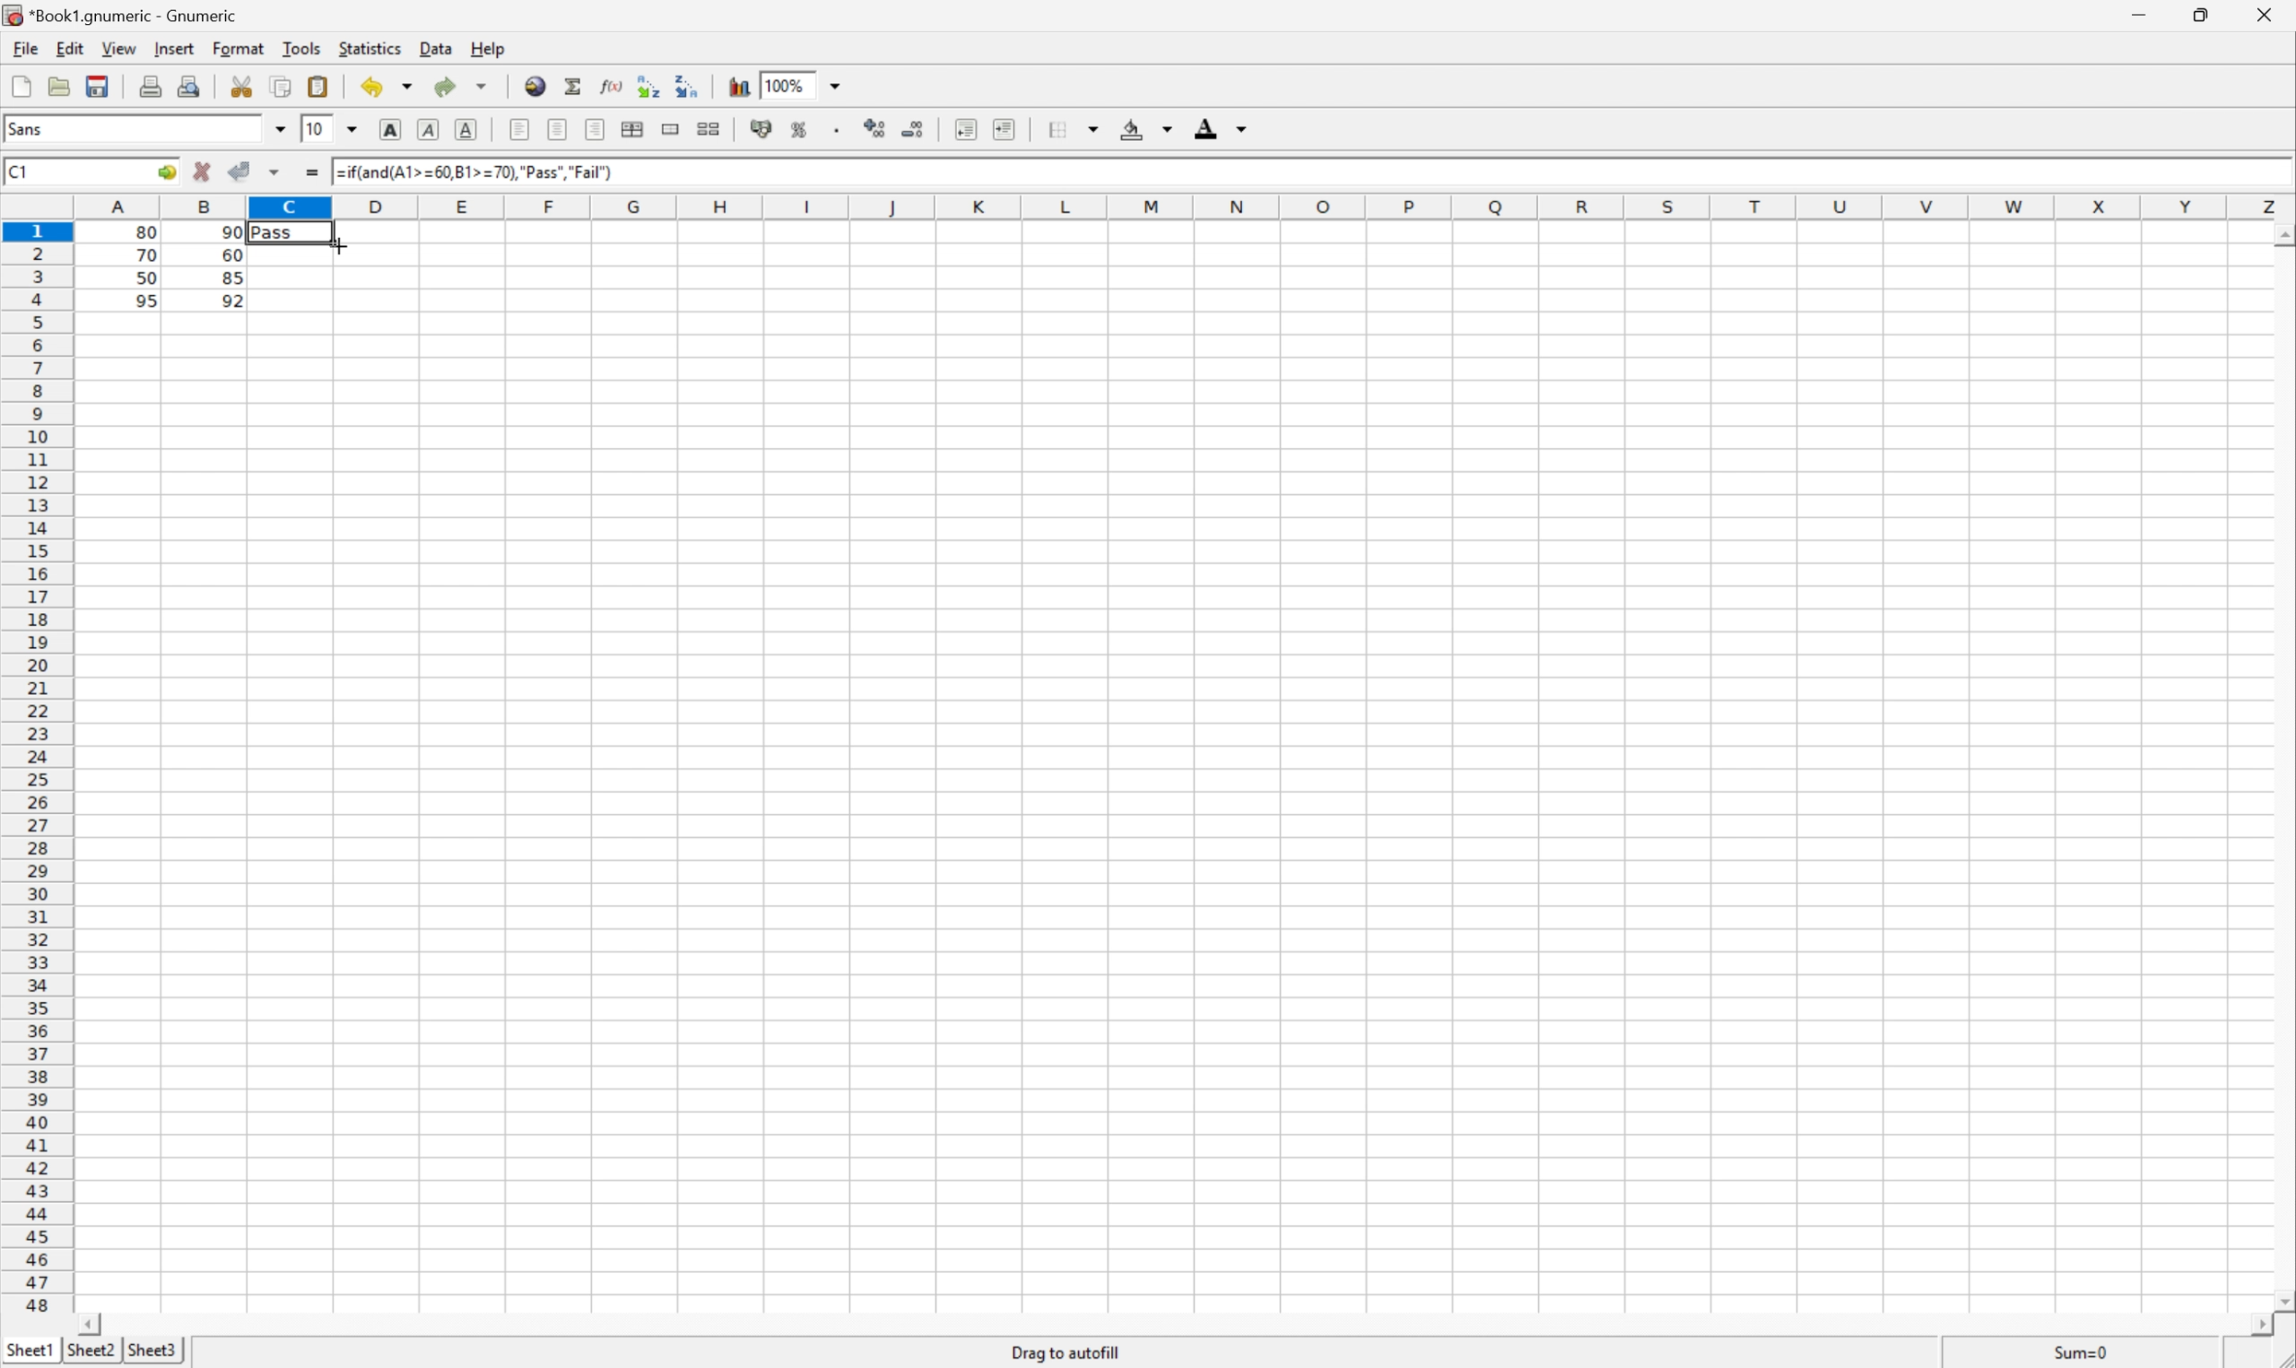 The width and height of the screenshot is (2296, 1368). Describe the element at coordinates (669, 129) in the screenshot. I see `Merge ranges of cells` at that location.